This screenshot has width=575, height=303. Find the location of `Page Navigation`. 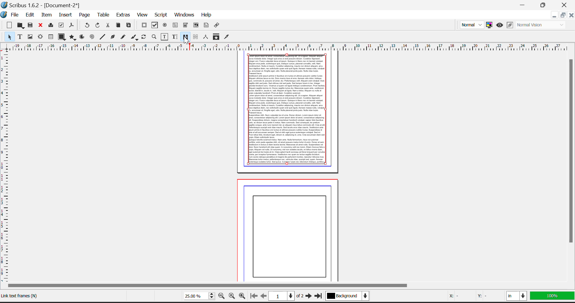

Page Navigation is located at coordinates (288, 296).